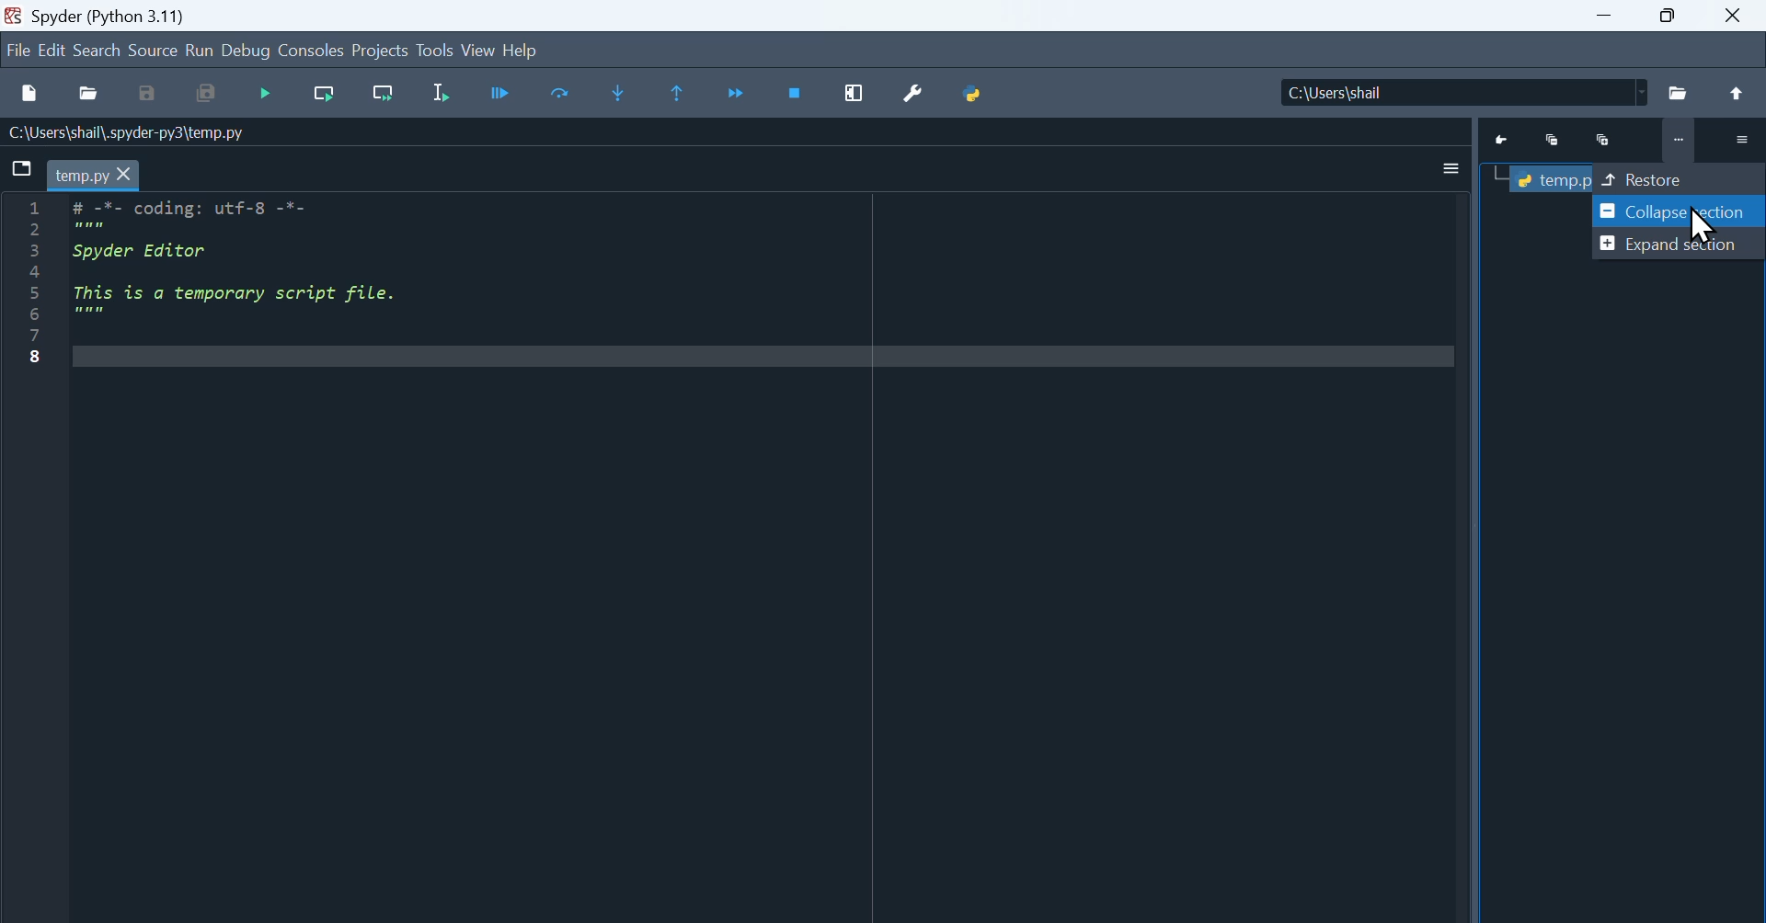 This screenshot has width=1766, height=923. I want to click on Browse tab, so click(22, 166).